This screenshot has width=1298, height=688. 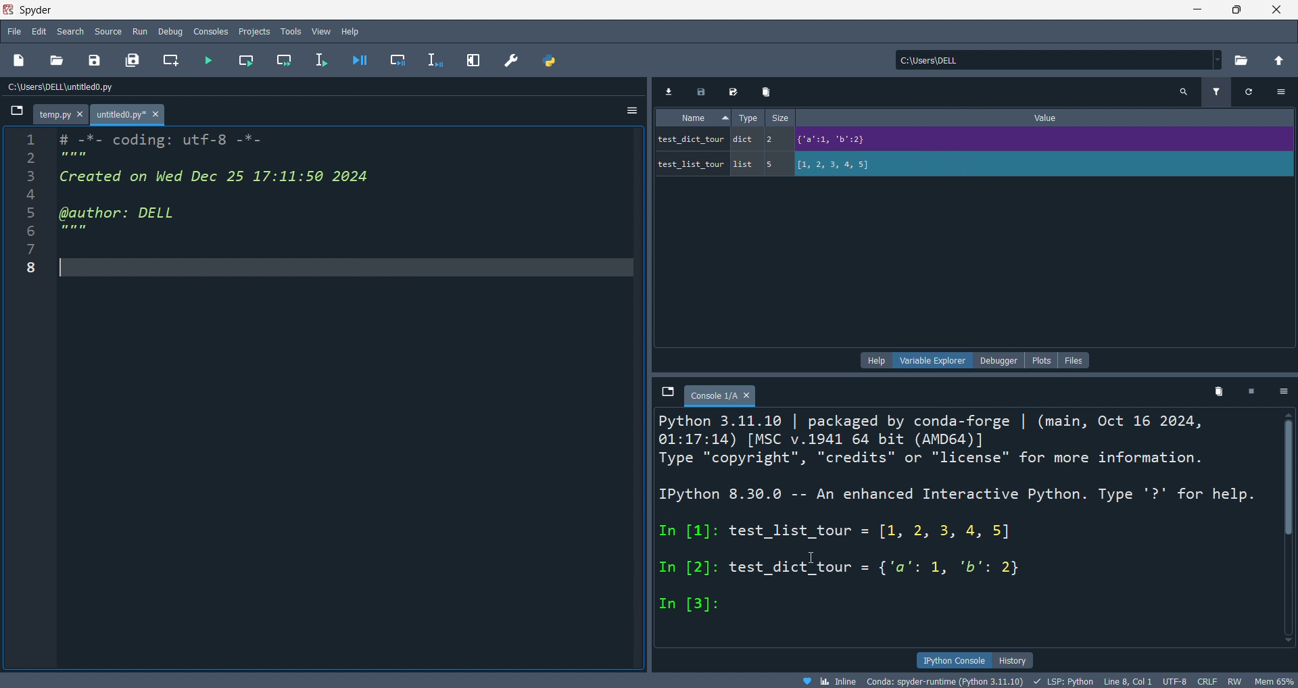 What do you see at coordinates (108, 31) in the screenshot?
I see `source` at bounding box center [108, 31].